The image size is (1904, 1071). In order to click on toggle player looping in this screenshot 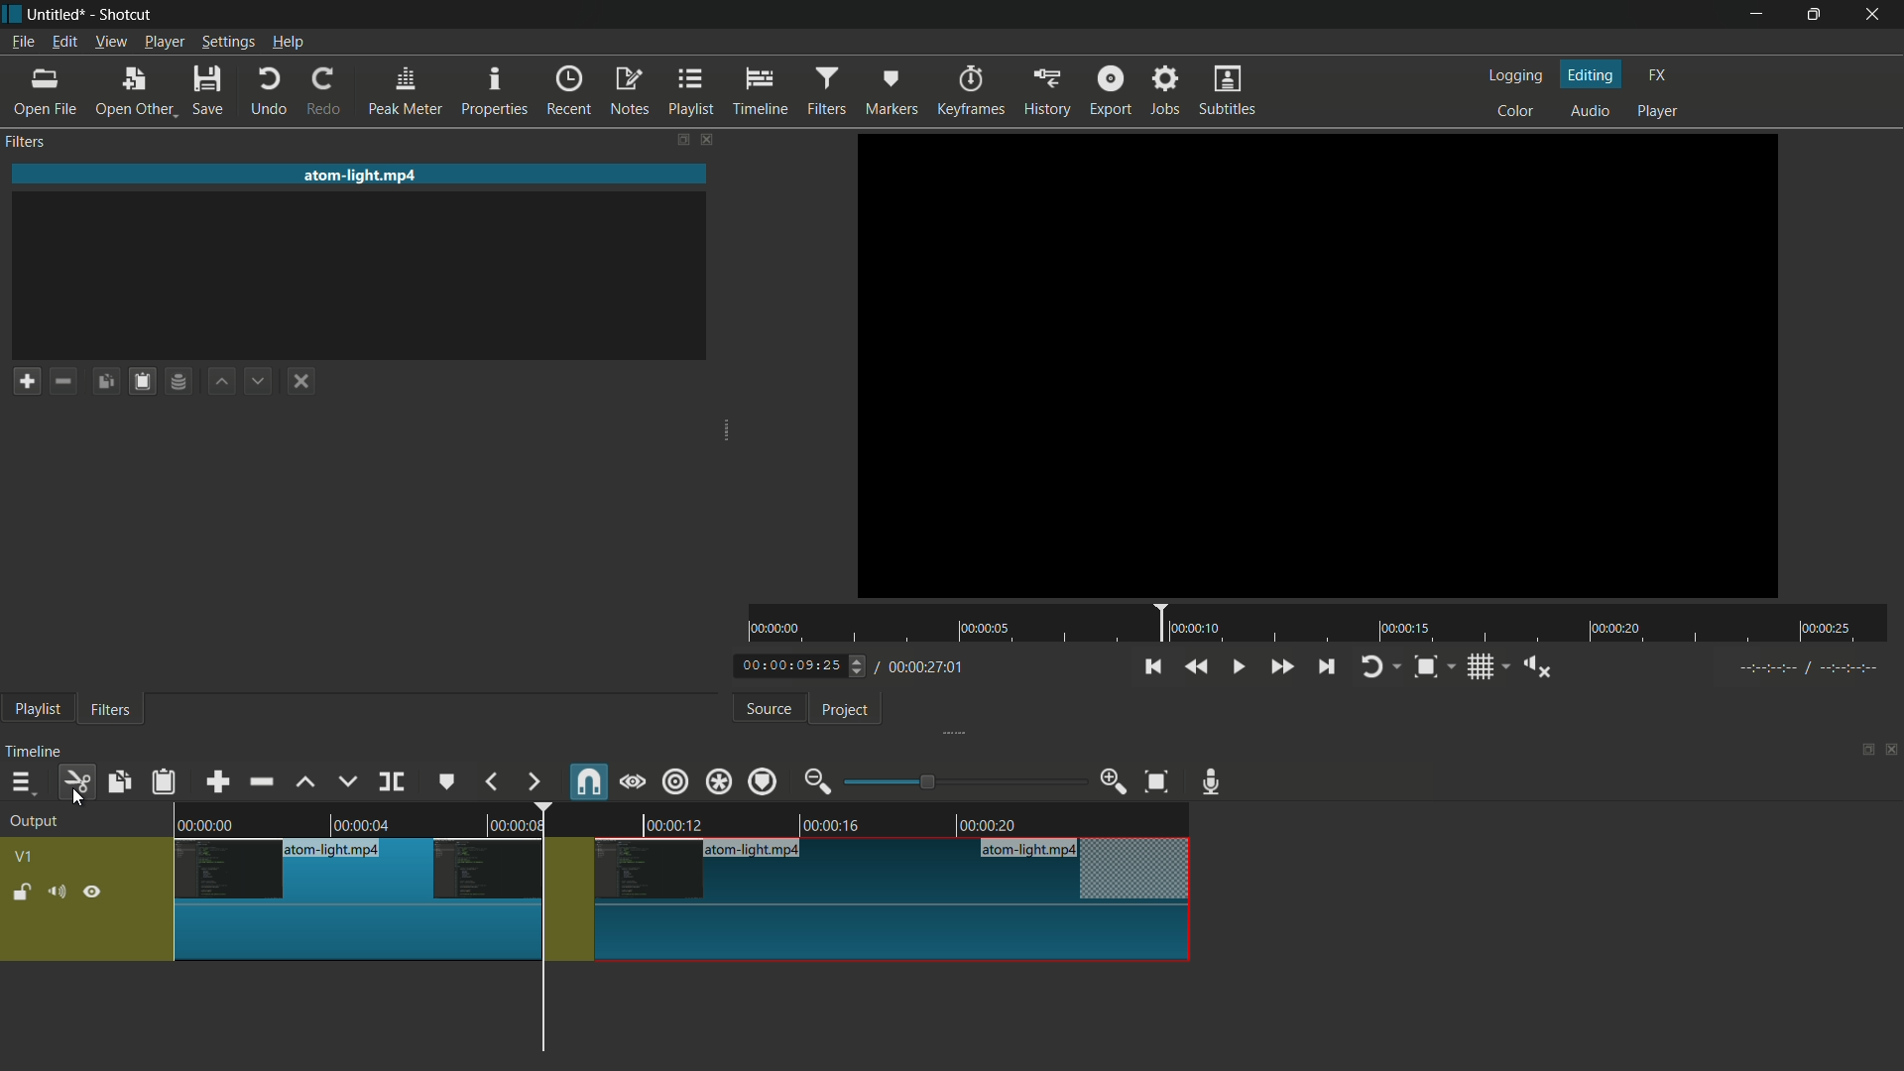, I will do `click(1381, 666)`.